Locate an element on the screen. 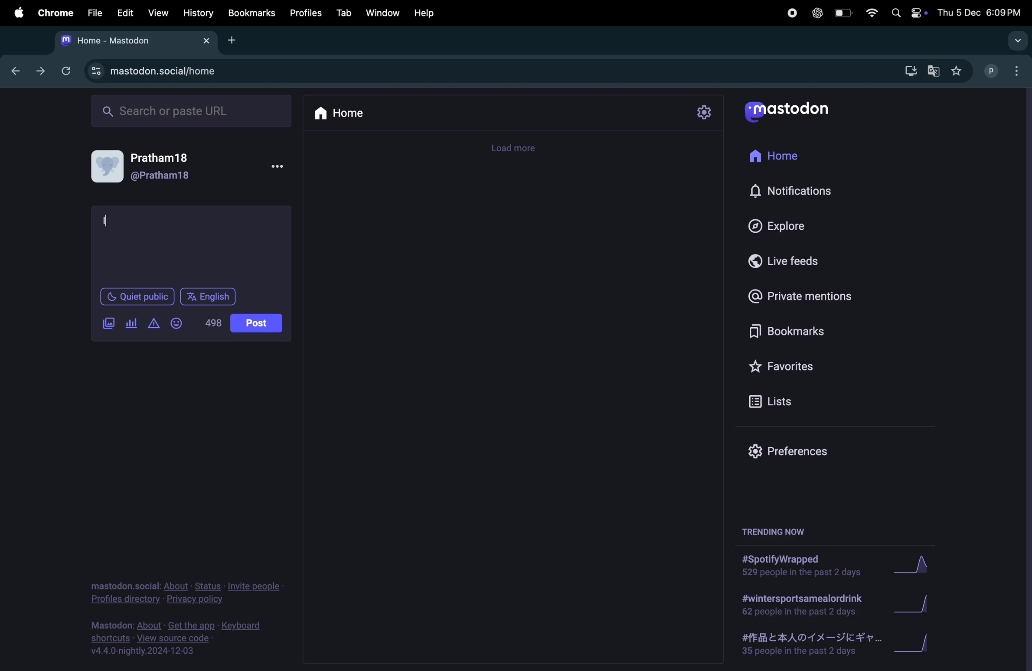  google translate is located at coordinates (936, 72).